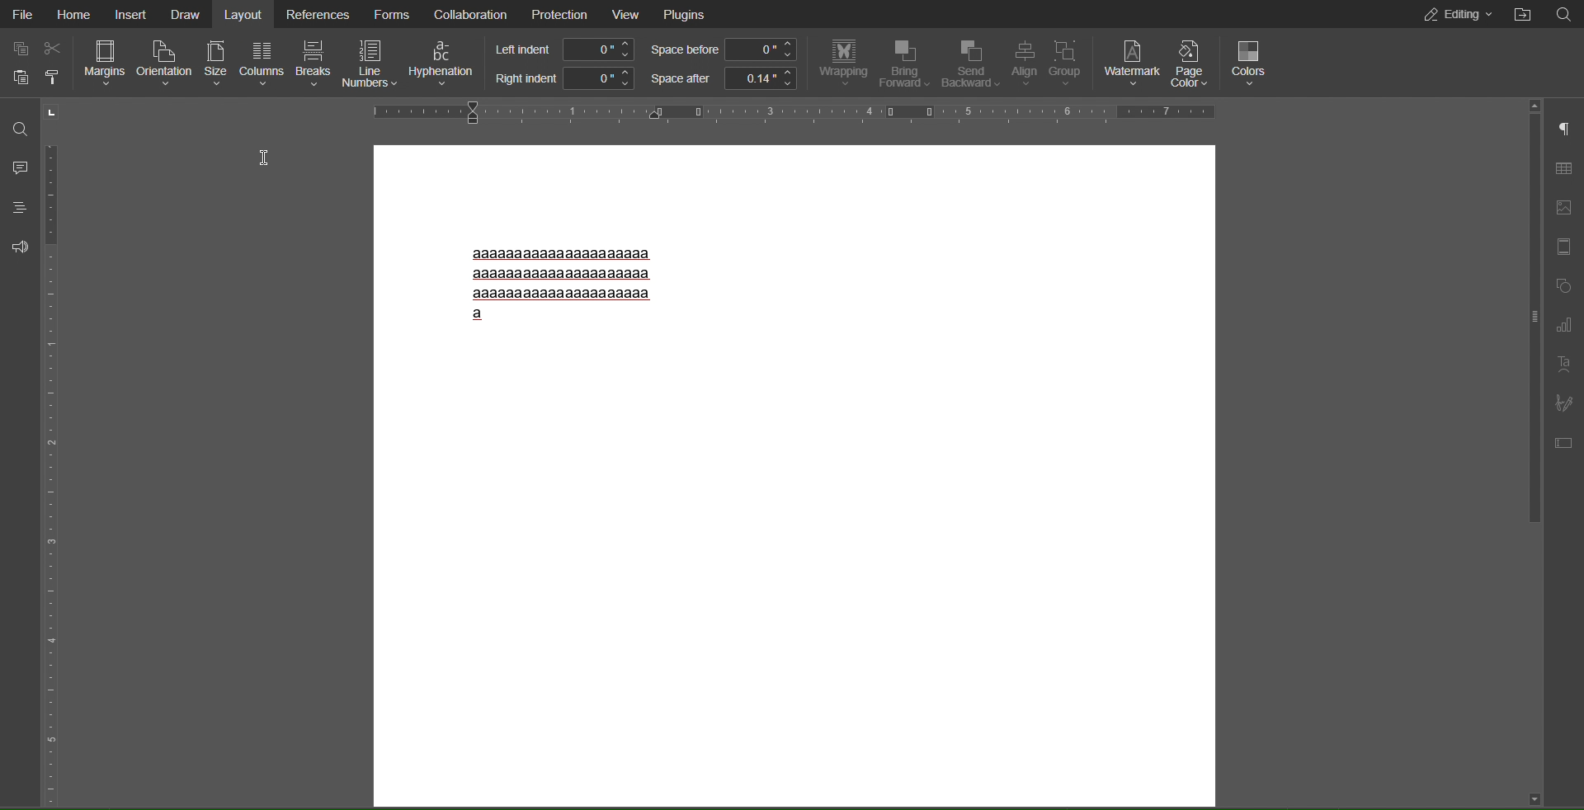 The image size is (1584, 810). I want to click on Insert, so click(129, 15).